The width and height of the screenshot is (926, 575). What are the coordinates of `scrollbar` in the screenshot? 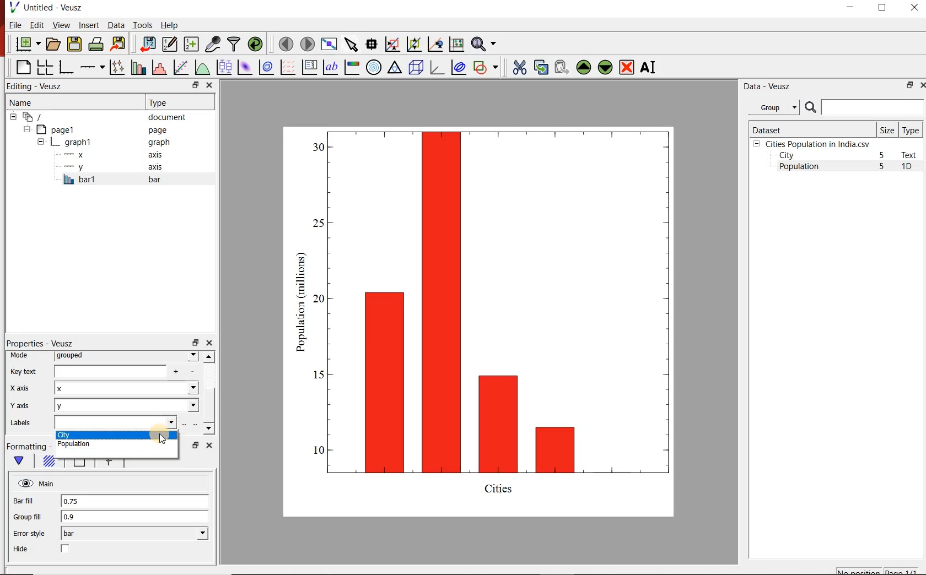 It's located at (209, 393).